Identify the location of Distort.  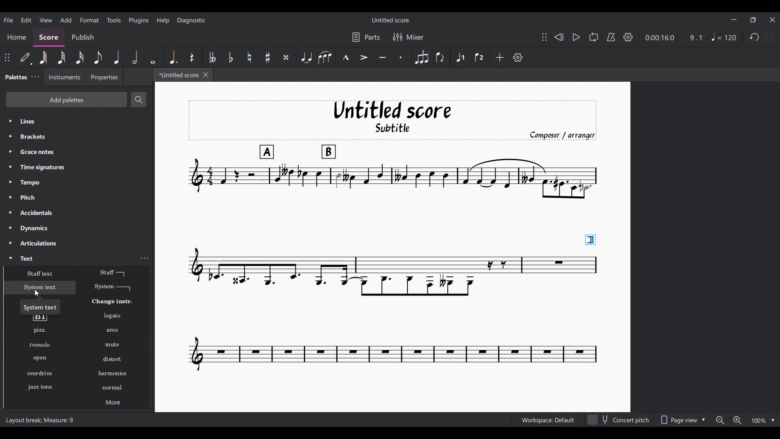
(113, 359).